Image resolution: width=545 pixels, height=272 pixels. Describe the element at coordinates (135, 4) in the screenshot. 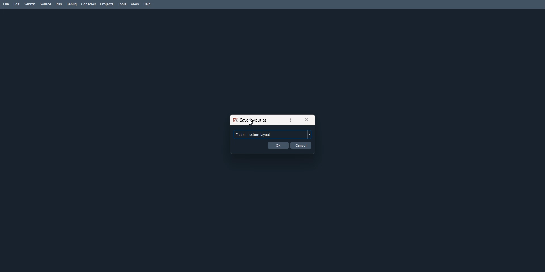

I see `View` at that location.